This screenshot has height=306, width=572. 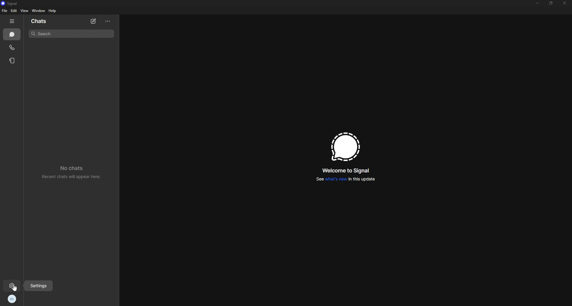 I want to click on hide tab, so click(x=13, y=21).